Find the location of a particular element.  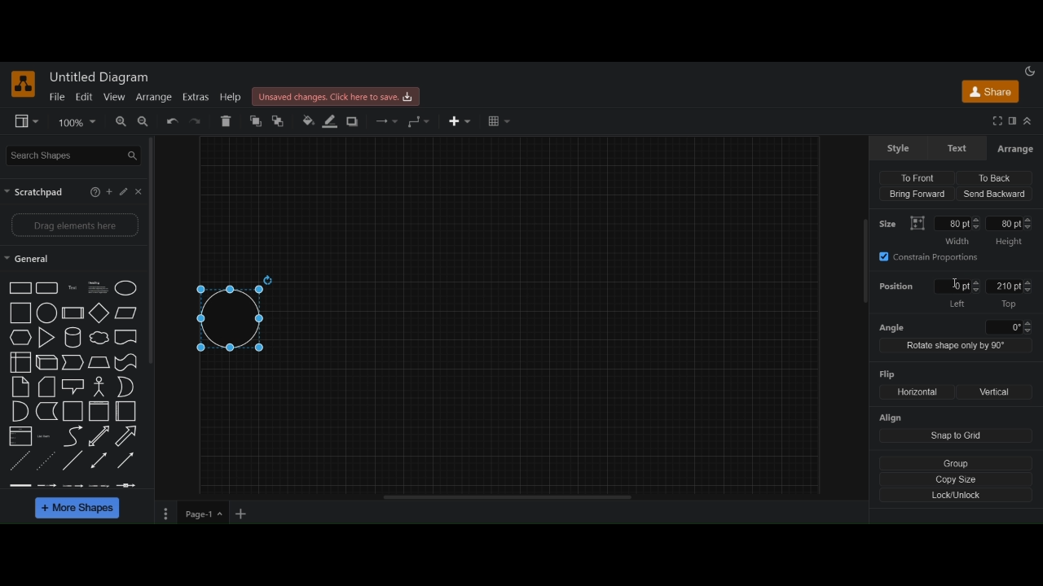

2 sided arrow is located at coordinates (100, 460).